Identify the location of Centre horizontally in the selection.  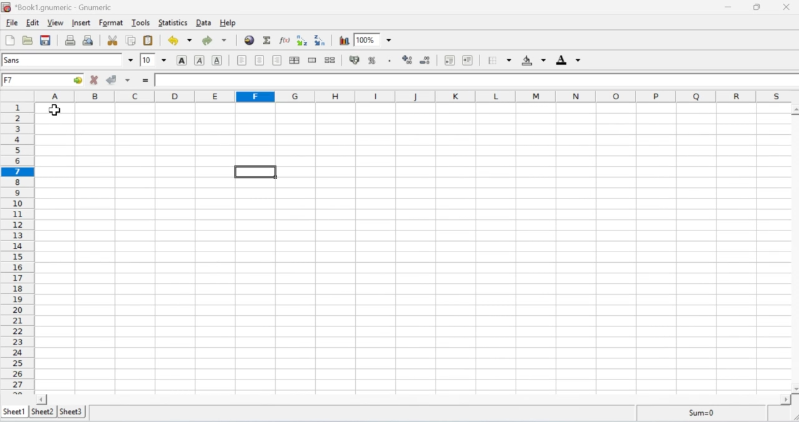
(296, 61).